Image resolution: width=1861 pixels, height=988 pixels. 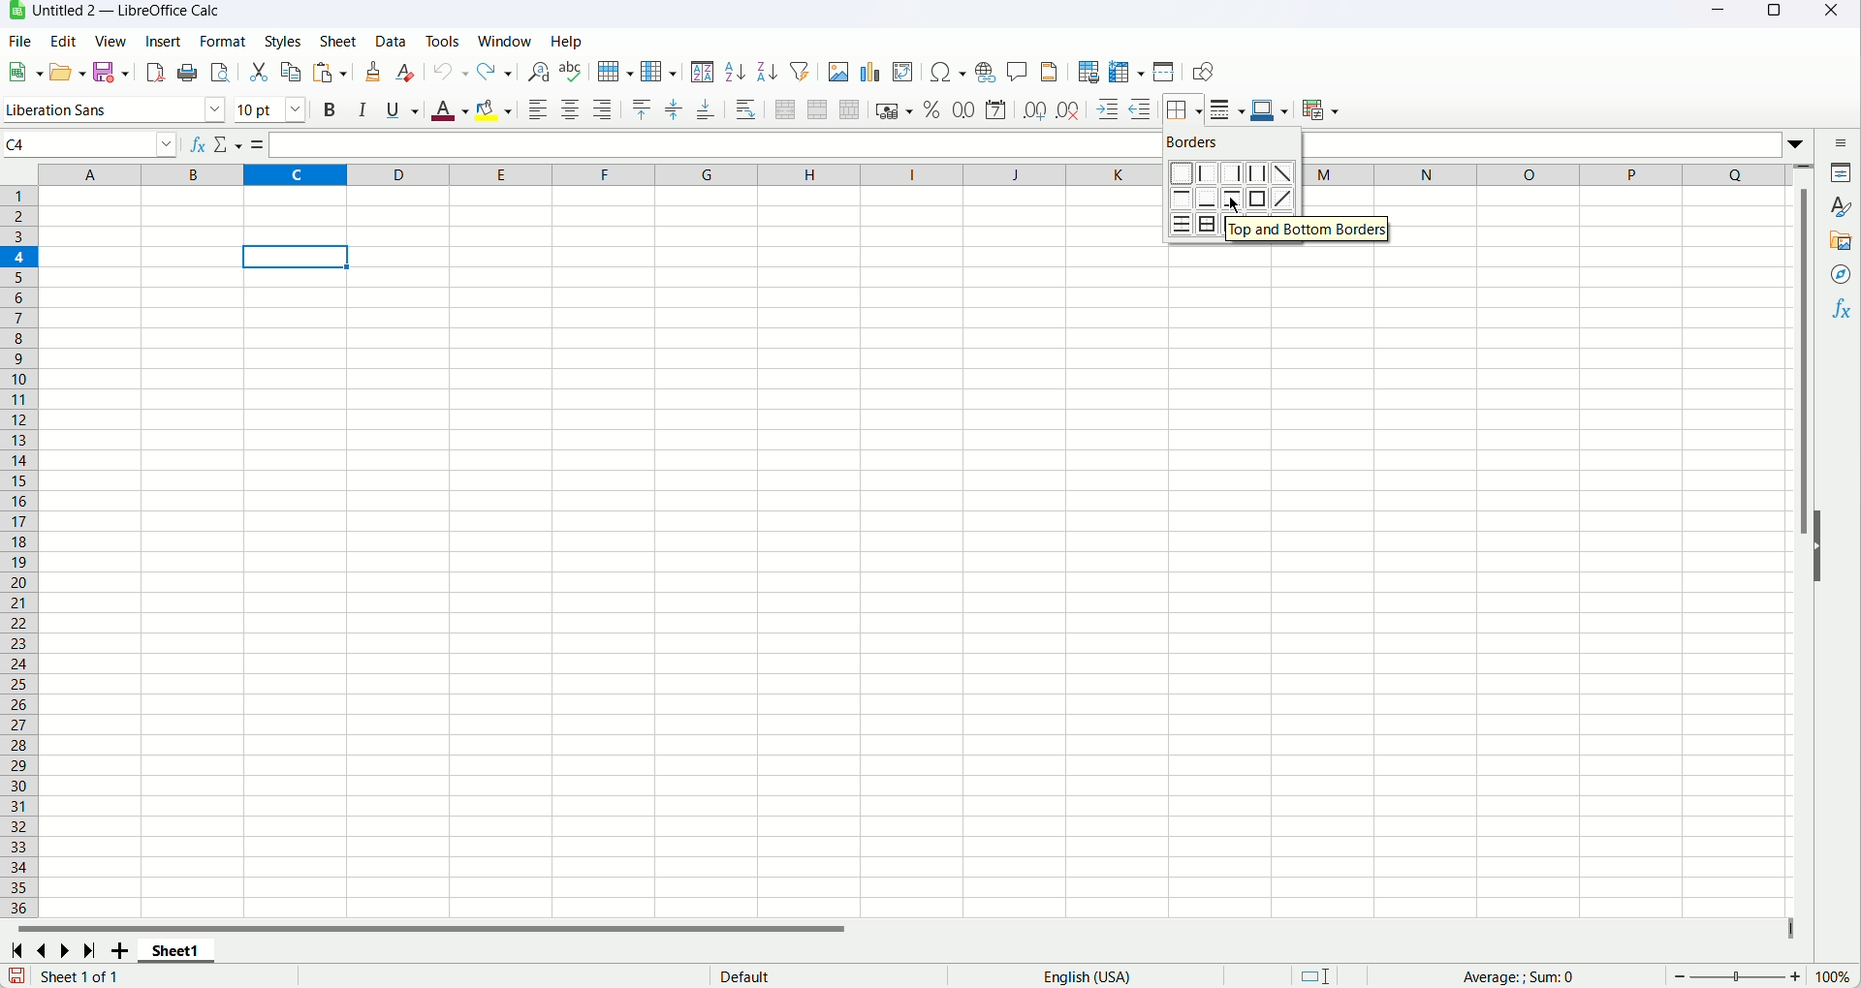 What do you see at coordinates (870, 72) in the screenshot?
I see `Insert chart` at bounding box center [870, 72].